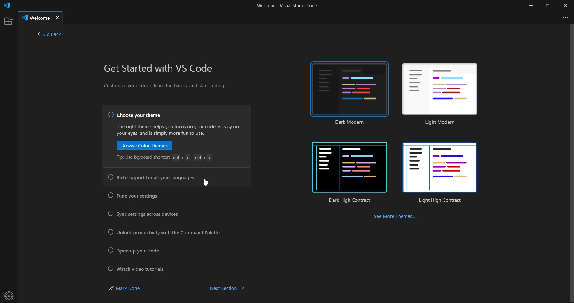 This screenshot has width=574, height=303. I want to click on browse color theme, so click(145, 146).